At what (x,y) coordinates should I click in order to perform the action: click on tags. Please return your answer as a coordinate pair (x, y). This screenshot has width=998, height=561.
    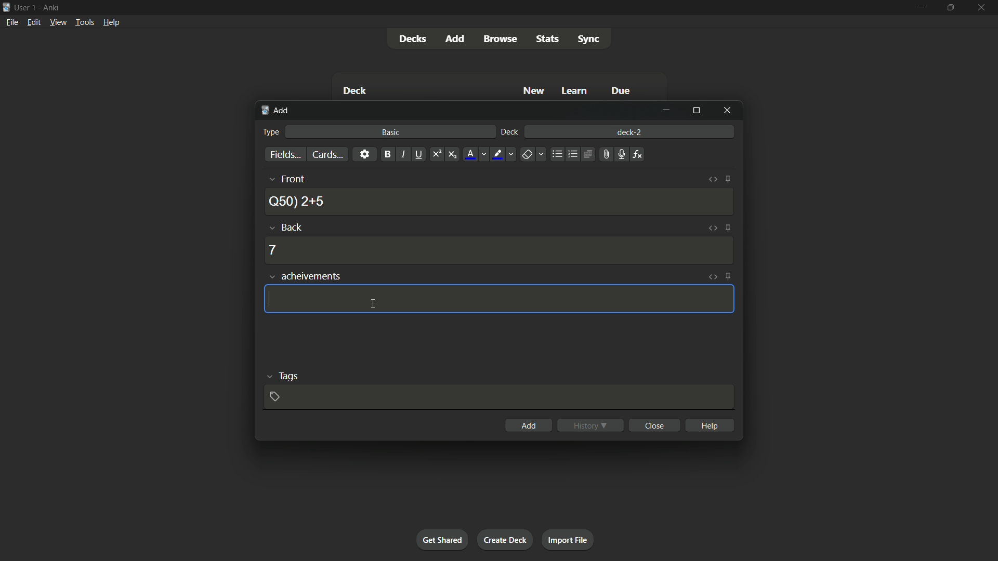
    Looking at the image, I should click on (282, 376).